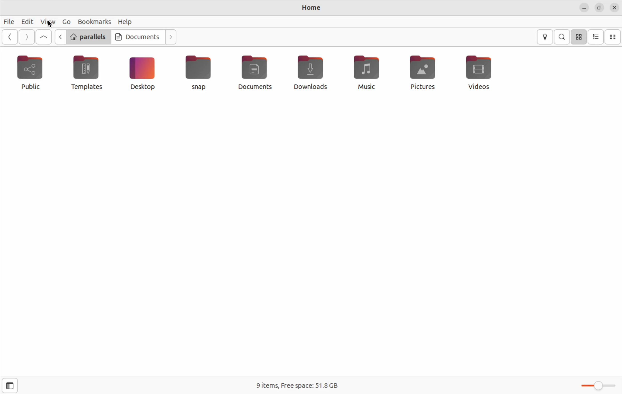 This screenshot has width=622, height=394. Describe the element at coordinates (27, 22) in the screenshot. I see `Edit` at that location.